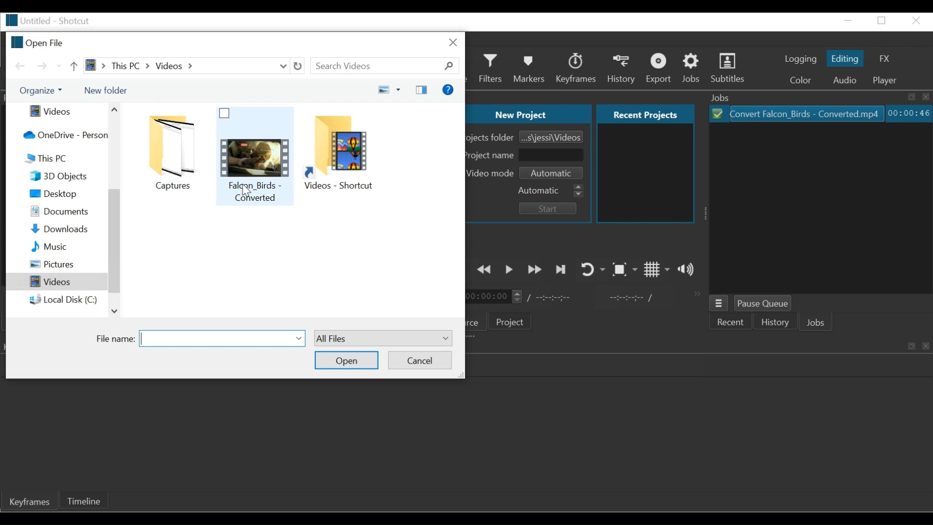 The width and height of the screenshot is (933, 525). What do you see at coordinates (847, 20) in the screenshot?
I see `minimize` at bounding box center [847, 20].